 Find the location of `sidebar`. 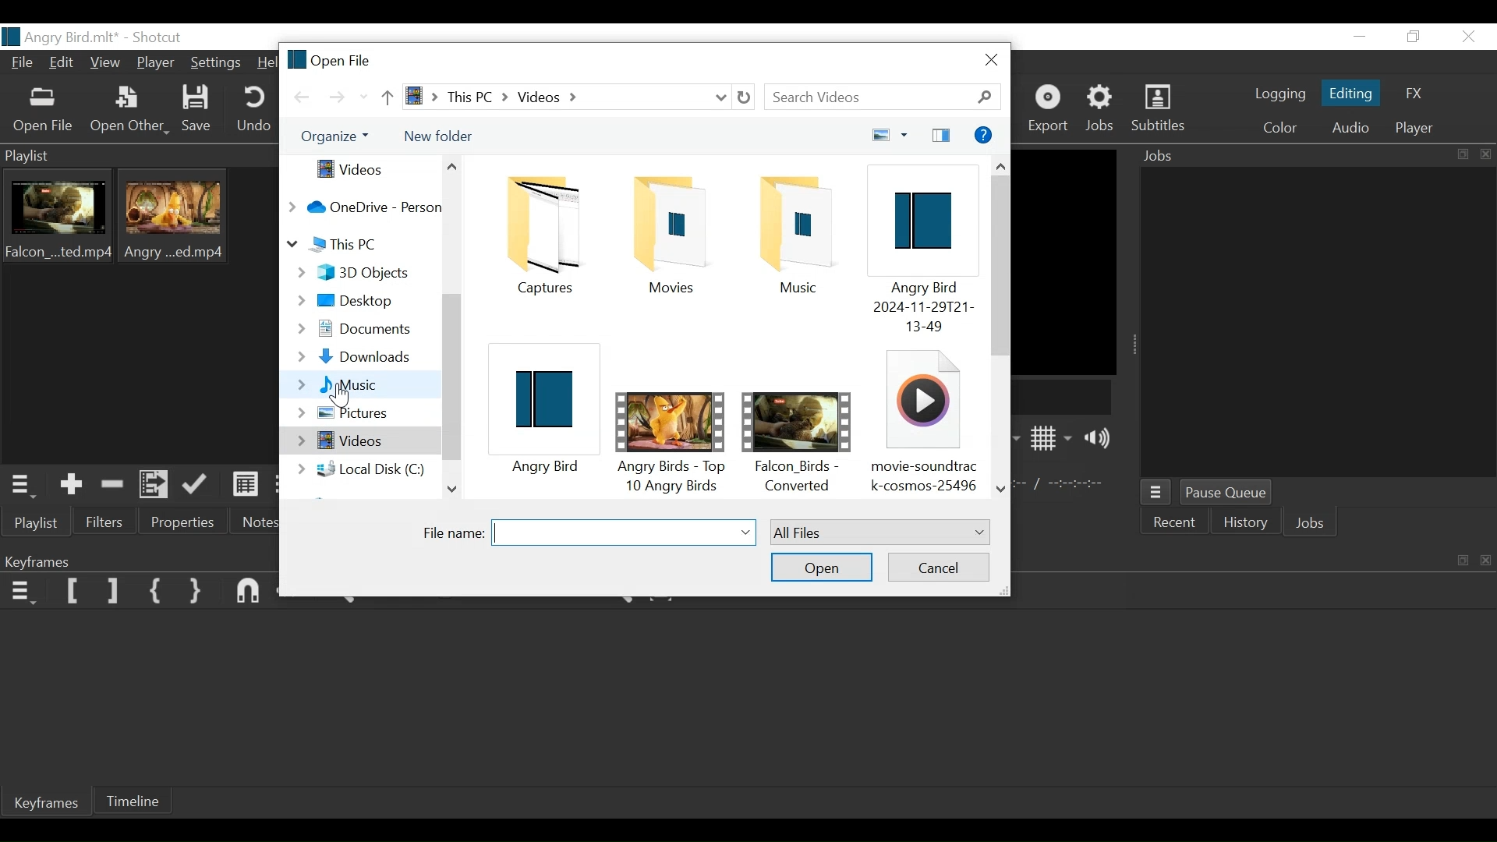

sidebar is located at coordinates (939, 134).